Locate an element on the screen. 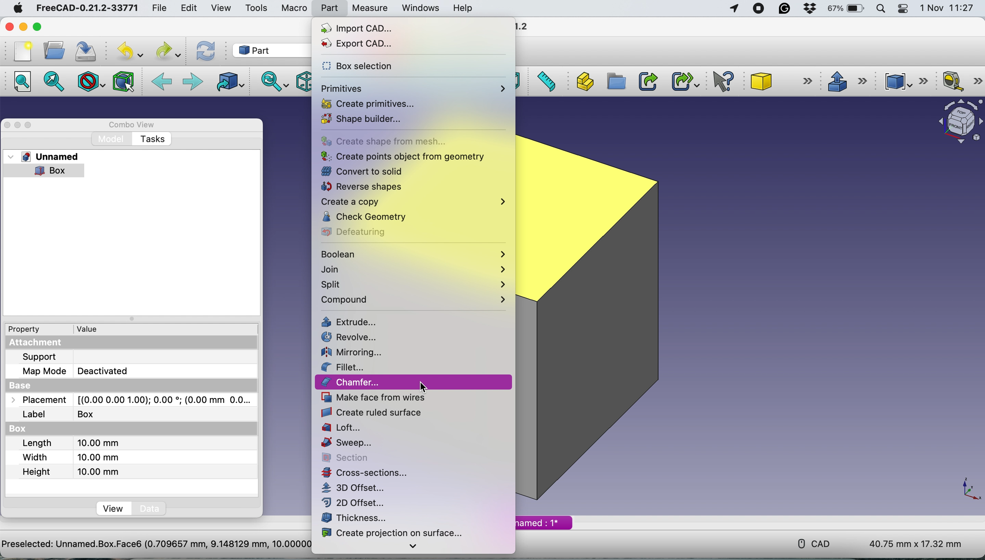 The width and height of the screenshot is (985, 560). system logo is located at coordinates (18, 7).